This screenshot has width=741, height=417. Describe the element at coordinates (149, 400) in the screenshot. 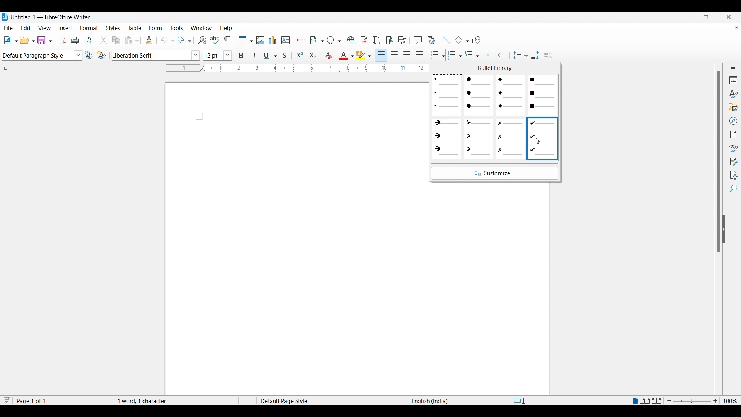

I see `1 words, 1 characters` at that location.